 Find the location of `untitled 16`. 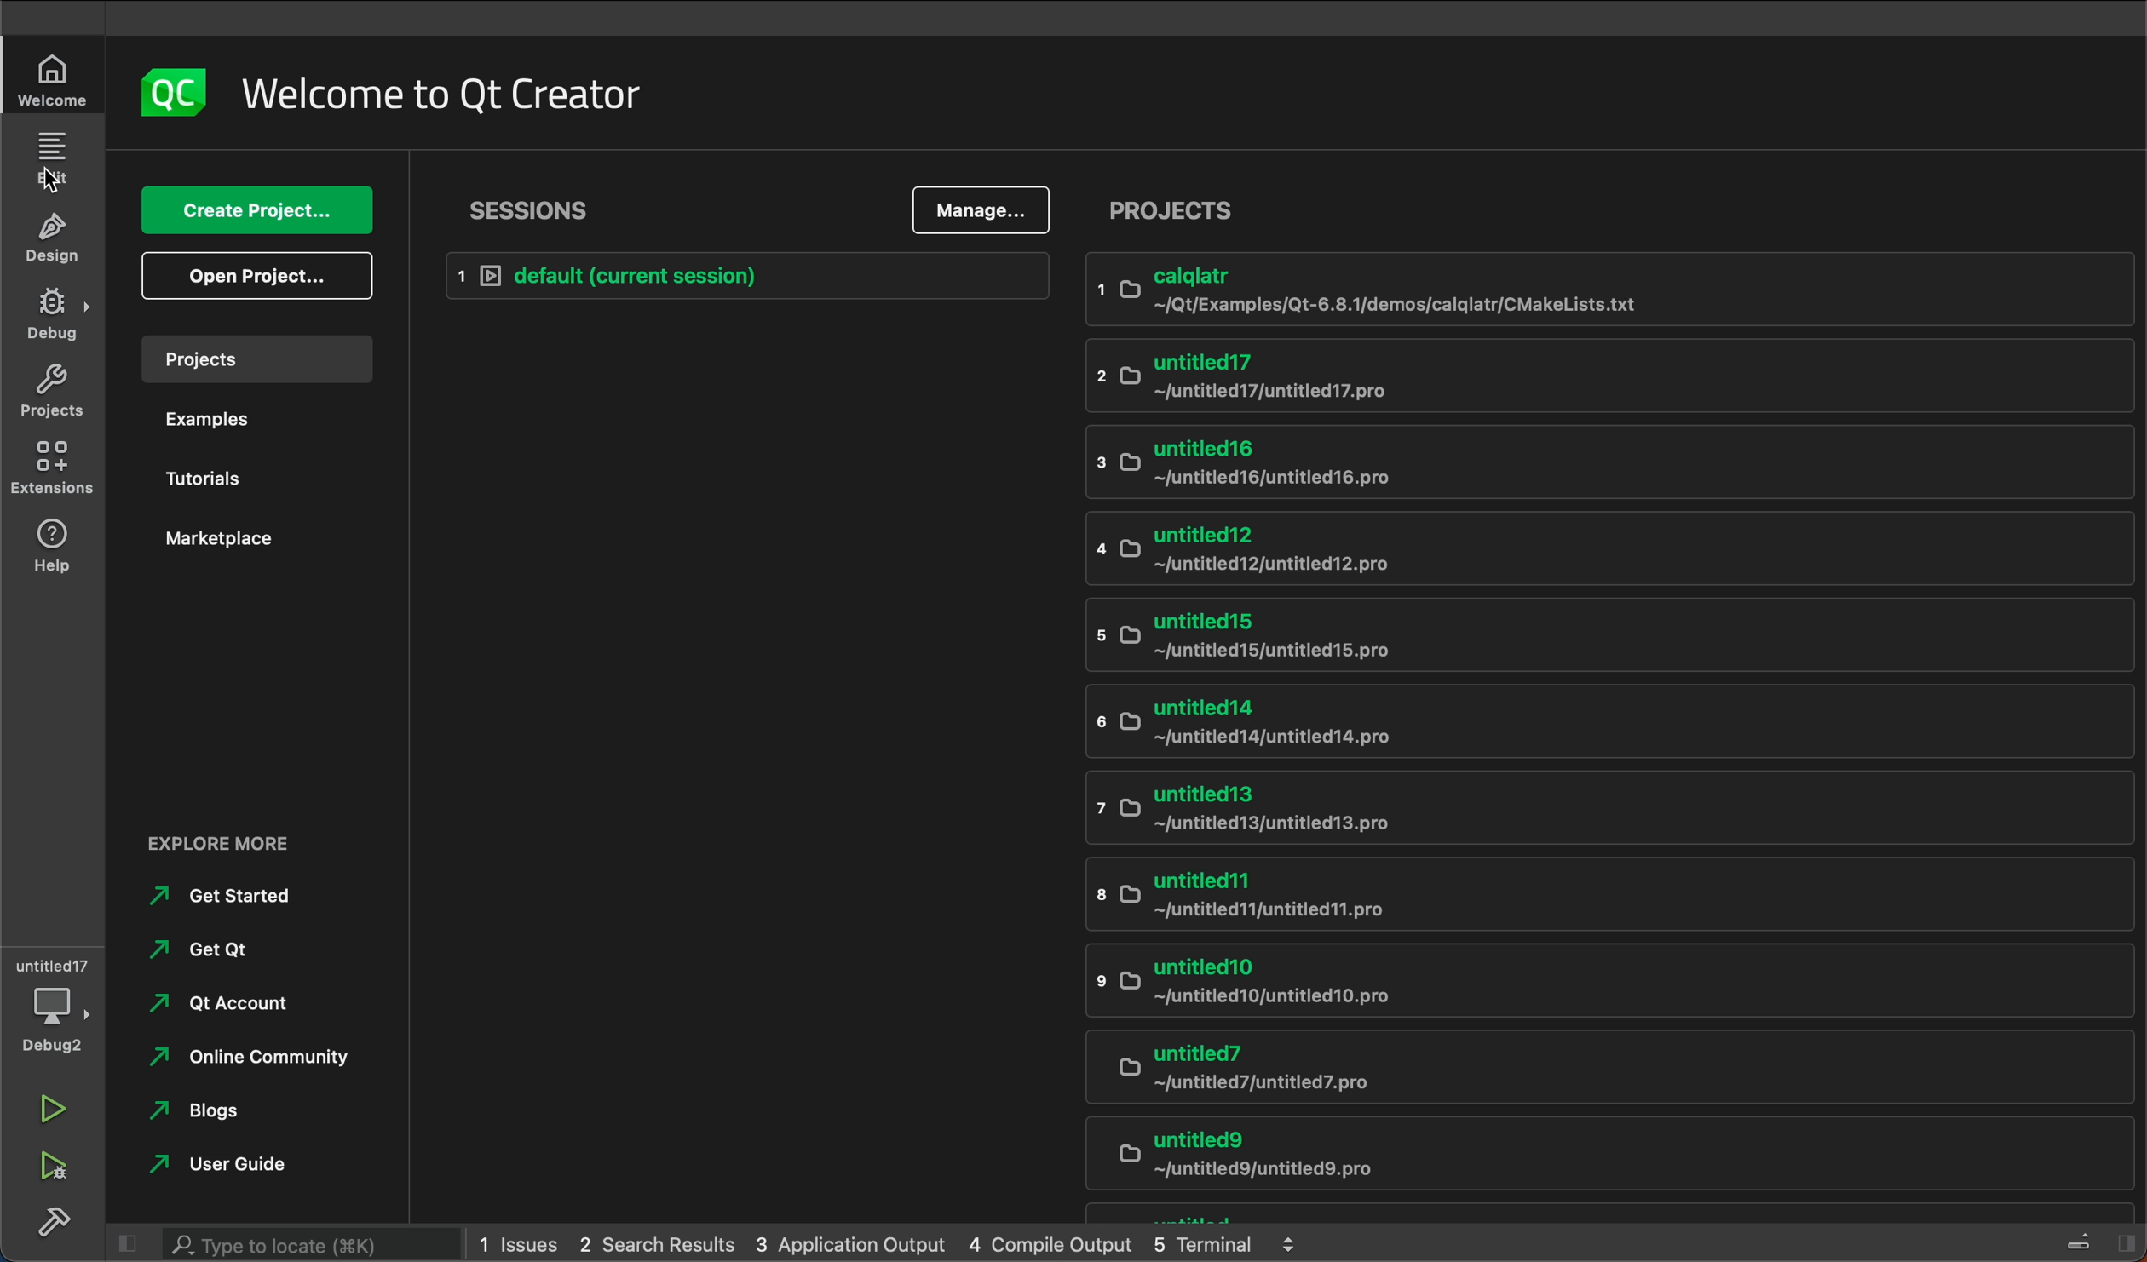

untitled 16 is located at coordinates (1561, 464).